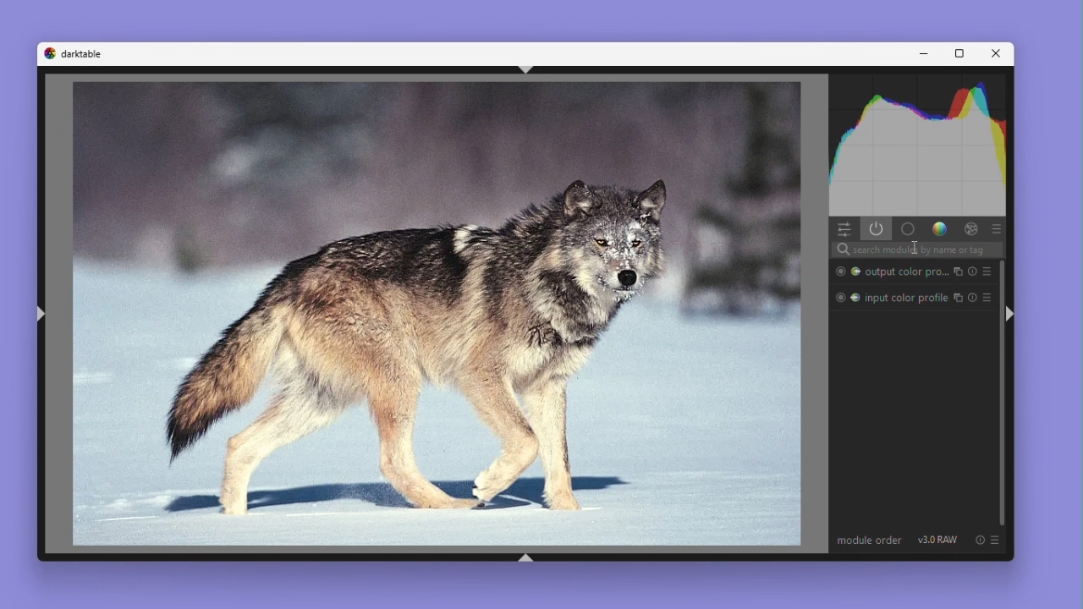 The height and width of the screenshot is (609, 1083). Describe the element at coordinates (42, 314) in the screenshot. I see `shift+ctrl+l` at that location.